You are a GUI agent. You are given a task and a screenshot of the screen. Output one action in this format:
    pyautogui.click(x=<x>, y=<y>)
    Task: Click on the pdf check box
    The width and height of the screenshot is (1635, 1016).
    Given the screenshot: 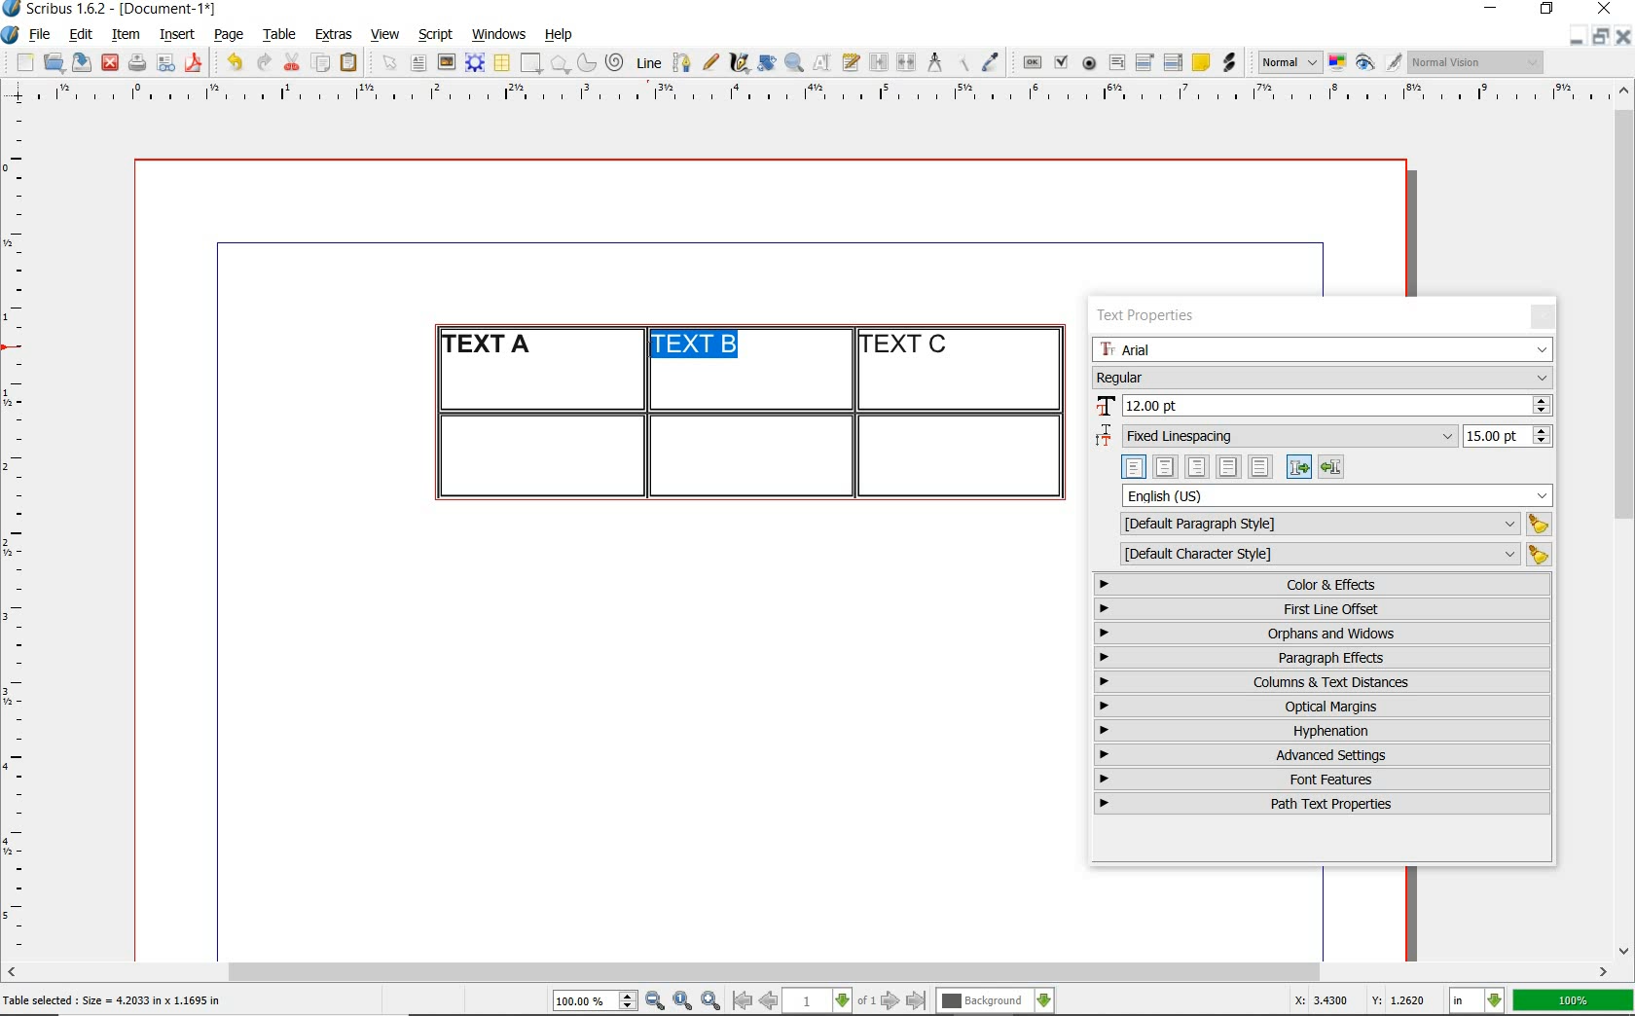 What is the action you would take?
    pyautogui.click(x=1060, y=63)
    